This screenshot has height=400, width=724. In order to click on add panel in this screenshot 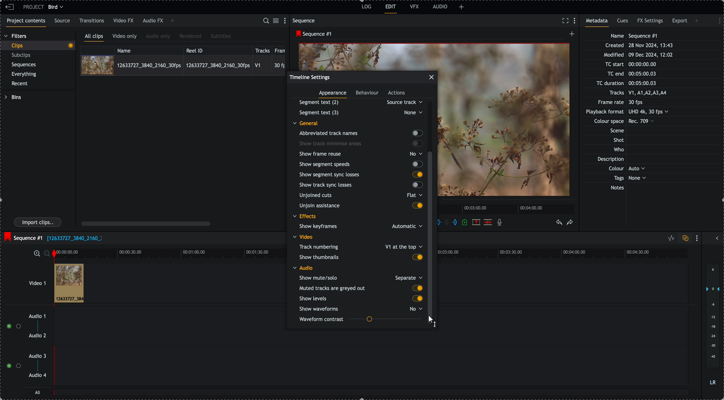, I will do `click(172, 21)`.